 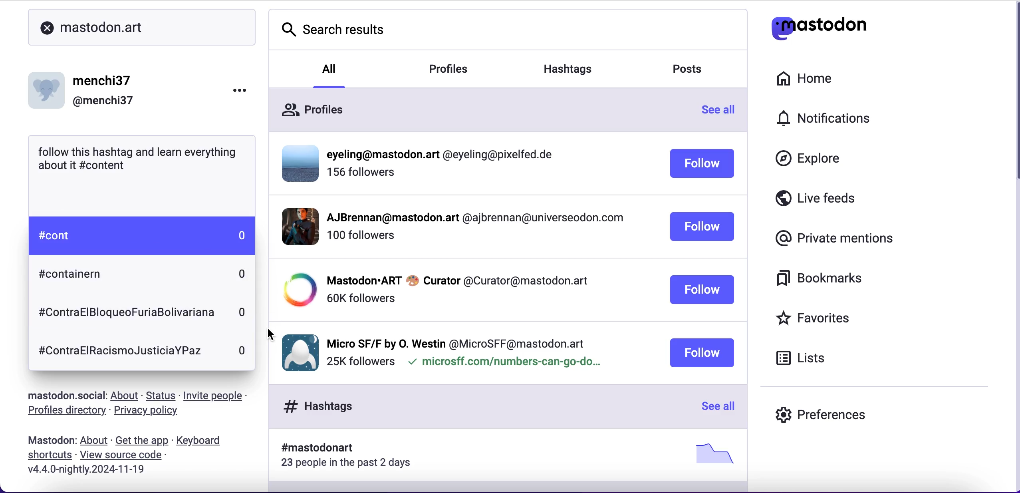 What do you see at coordinates (702, 165) in the screenshot?
I see `follow` at bounding box center [702, 165].